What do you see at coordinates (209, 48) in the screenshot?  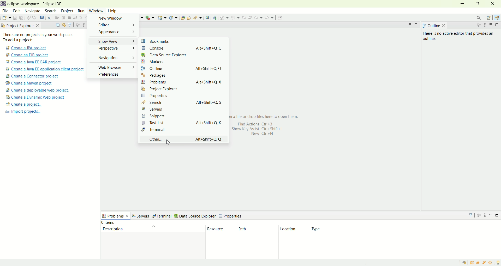 I see `Alt+Shift+Q, C` at bounding box center [209, 48].